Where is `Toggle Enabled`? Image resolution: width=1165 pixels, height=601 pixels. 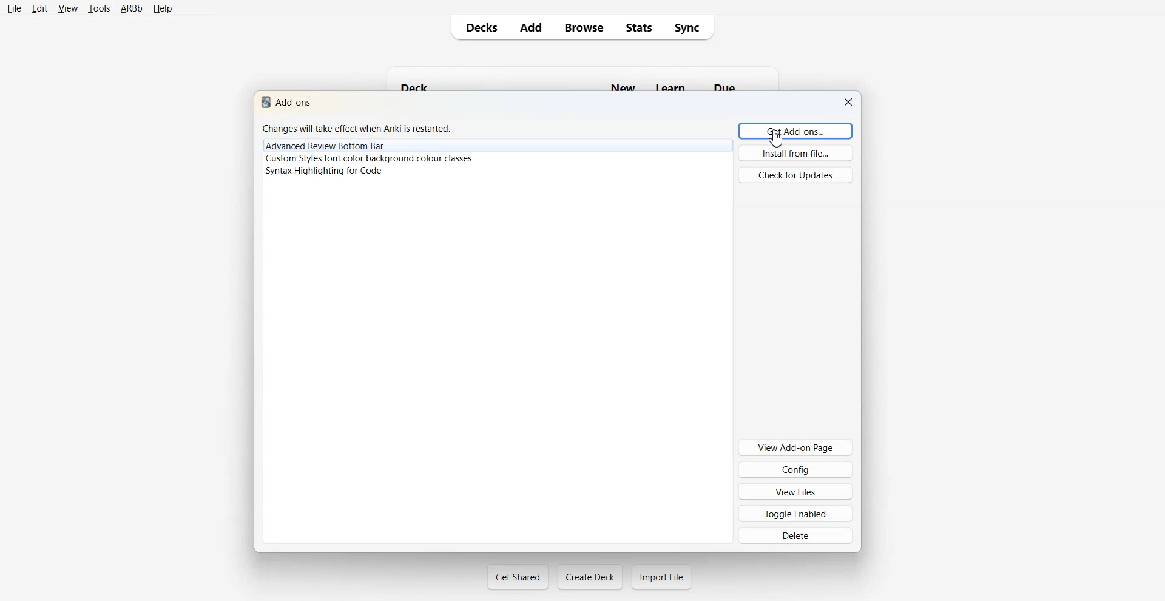 Toggle Enabled is located at coordinates (795, 512).